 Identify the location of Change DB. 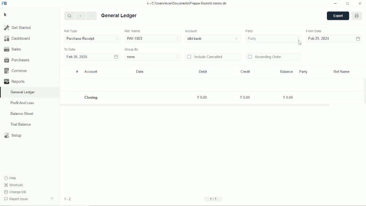
(15, 192).